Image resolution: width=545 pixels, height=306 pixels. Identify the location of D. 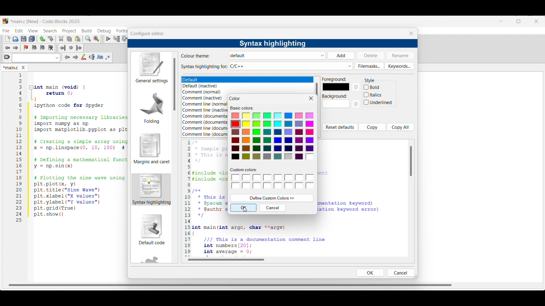
(357, 105).